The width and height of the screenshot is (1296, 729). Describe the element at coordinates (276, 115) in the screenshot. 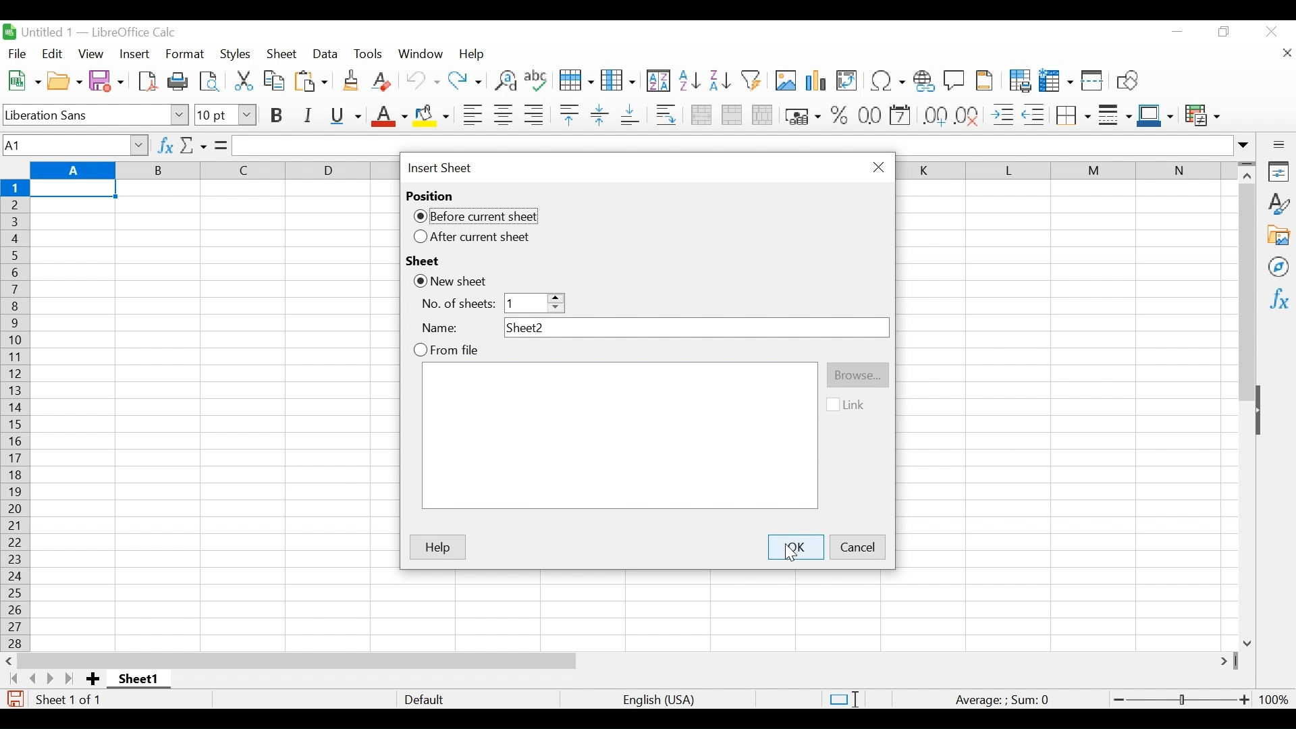

I see `Bold` at that location.